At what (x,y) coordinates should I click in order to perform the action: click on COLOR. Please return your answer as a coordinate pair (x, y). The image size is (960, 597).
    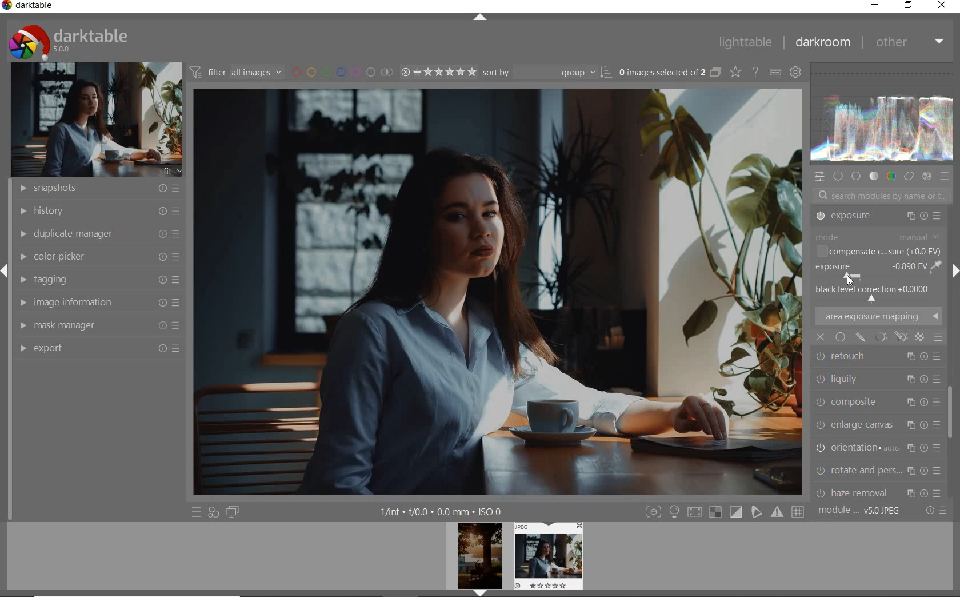
    Looking at the image, I should click on (891, 177).